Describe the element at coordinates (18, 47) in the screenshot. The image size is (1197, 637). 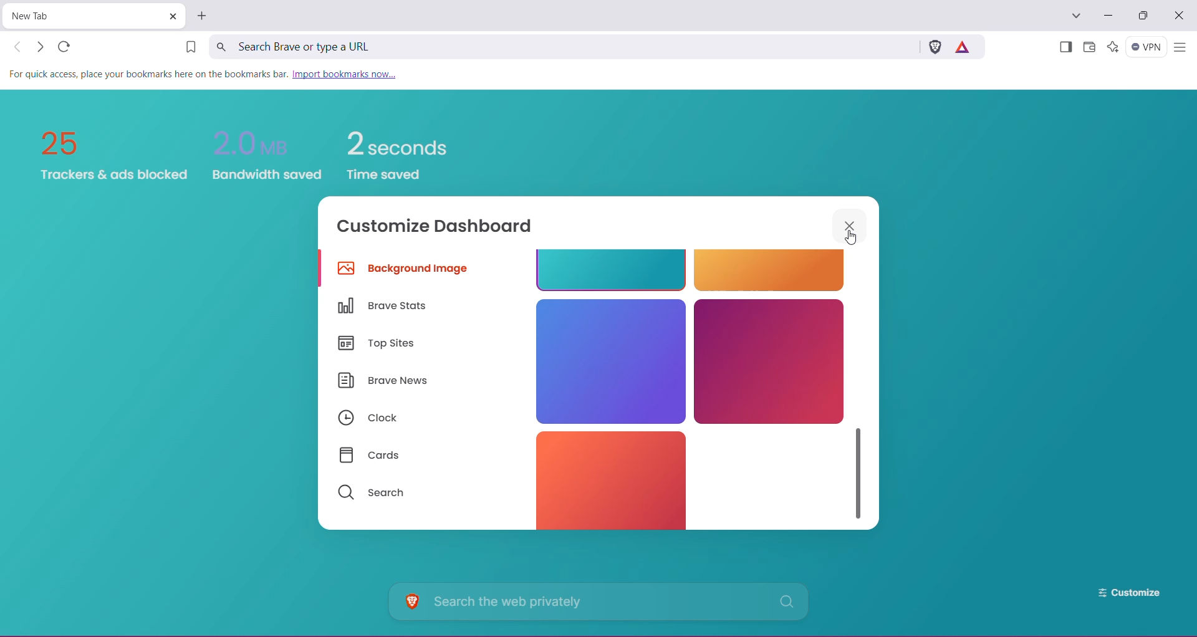
I see `Click to go back, hold to see history` at that location.